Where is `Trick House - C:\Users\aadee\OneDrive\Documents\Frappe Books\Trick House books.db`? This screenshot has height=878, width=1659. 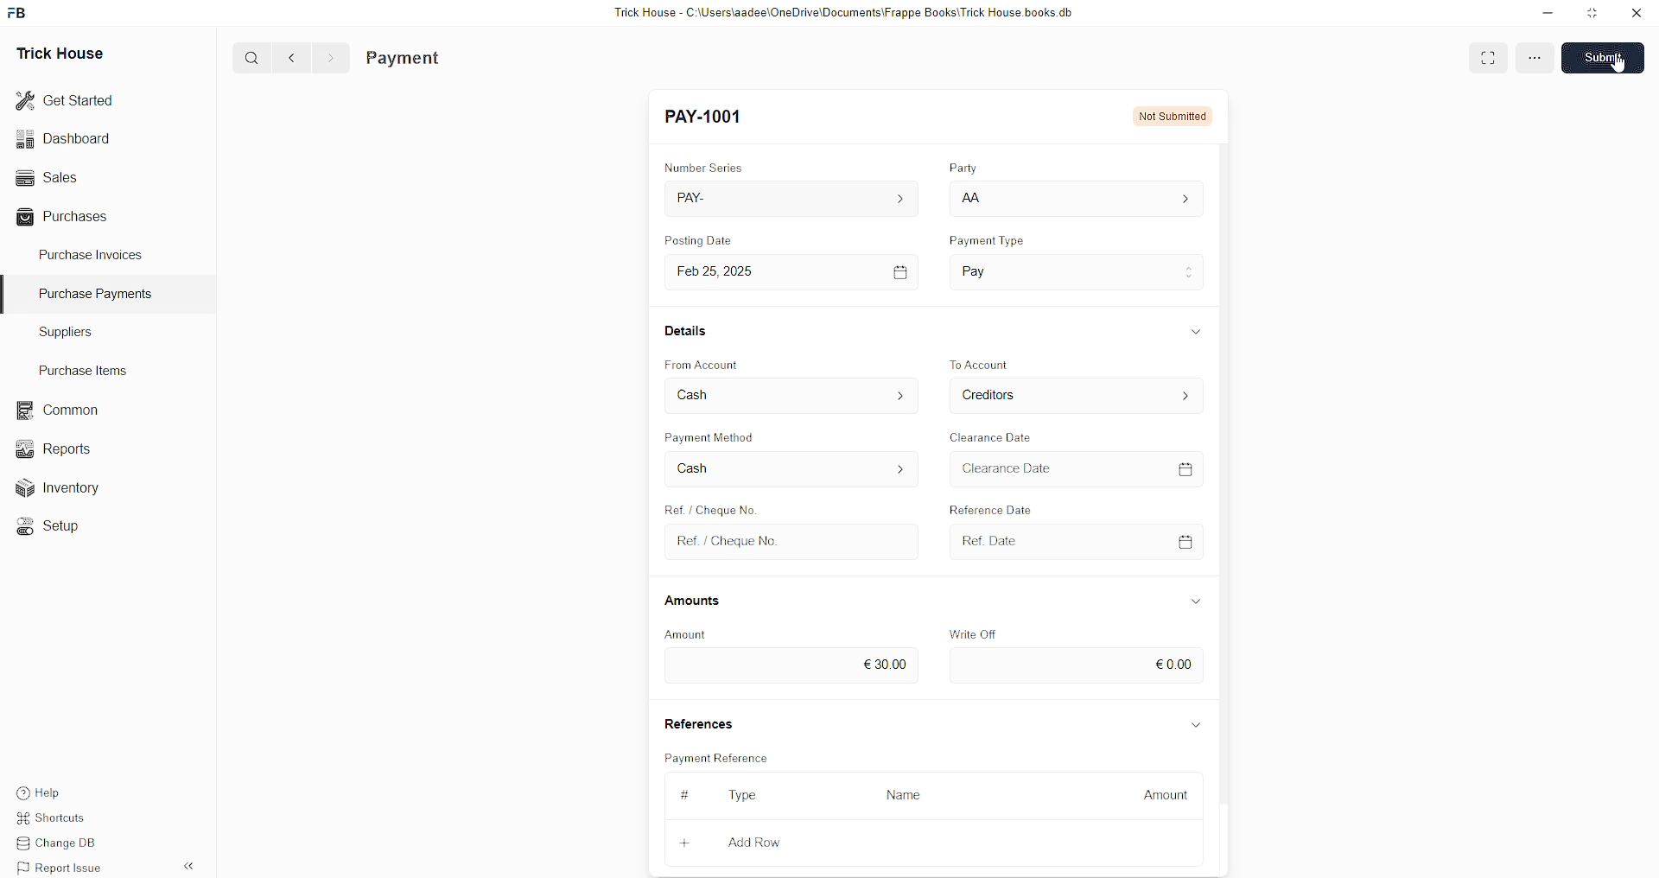 Trick House - C:\Users\aadee\OneDrive\Documents\Frappe Books\Trick House books.db is located at coordinates (847, 13).